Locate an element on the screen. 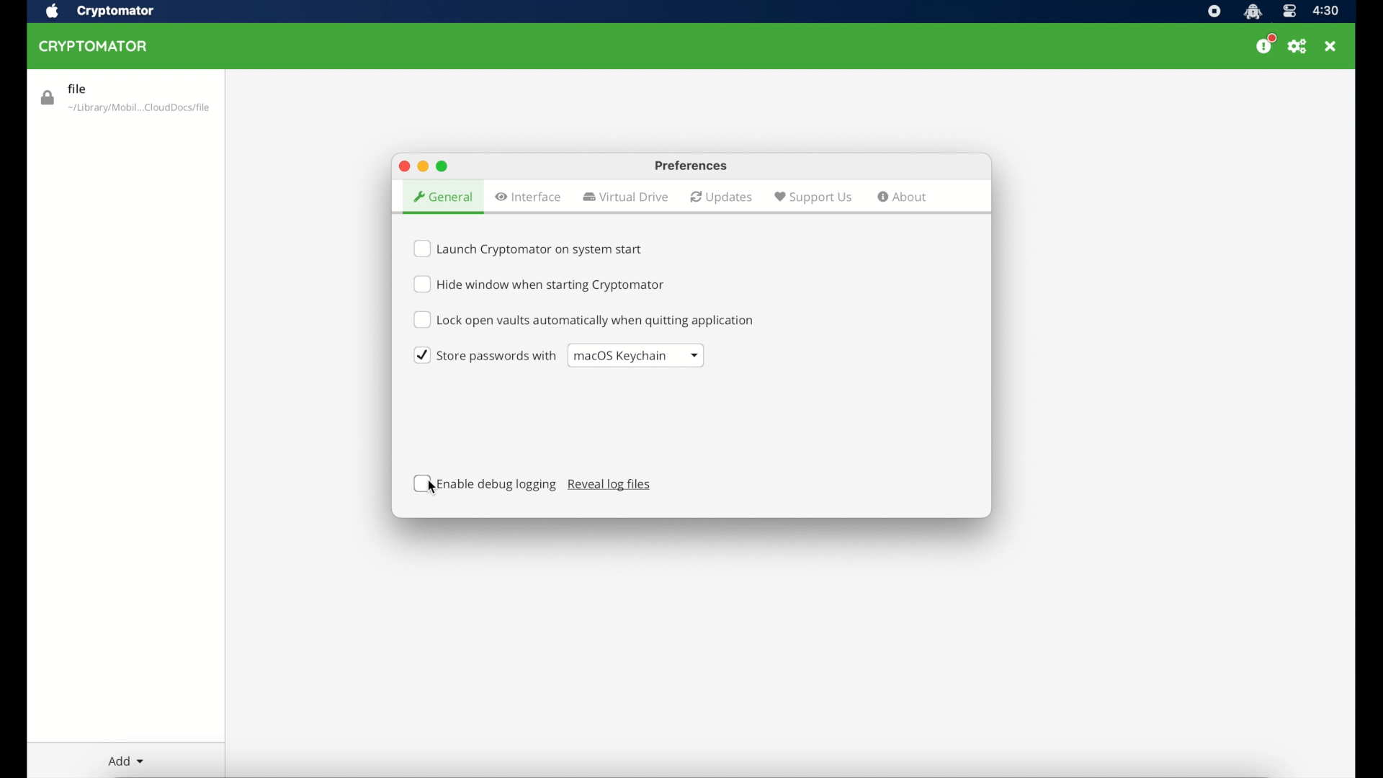 This screenshot has height=778, width=1383. Lock open vaults automatically when quitting application is located at coordinates (585, 320).